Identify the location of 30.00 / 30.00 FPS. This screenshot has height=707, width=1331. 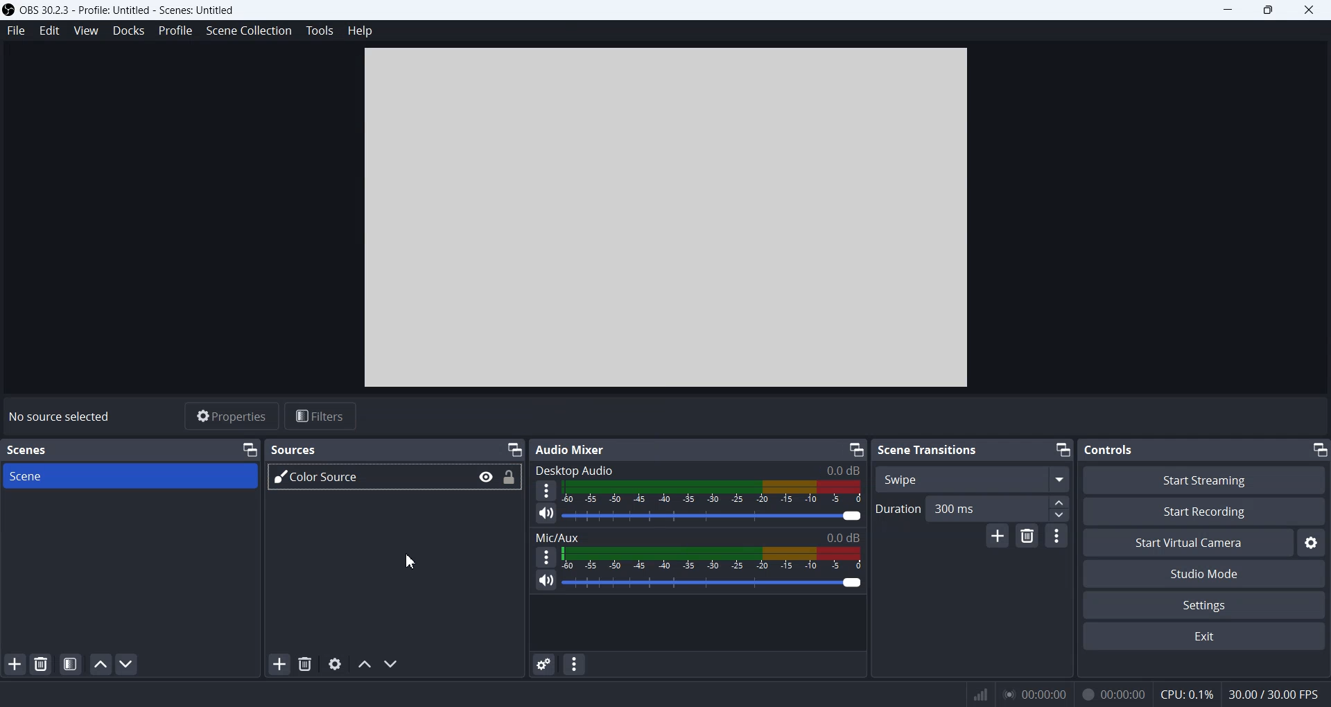
(1276, 695).